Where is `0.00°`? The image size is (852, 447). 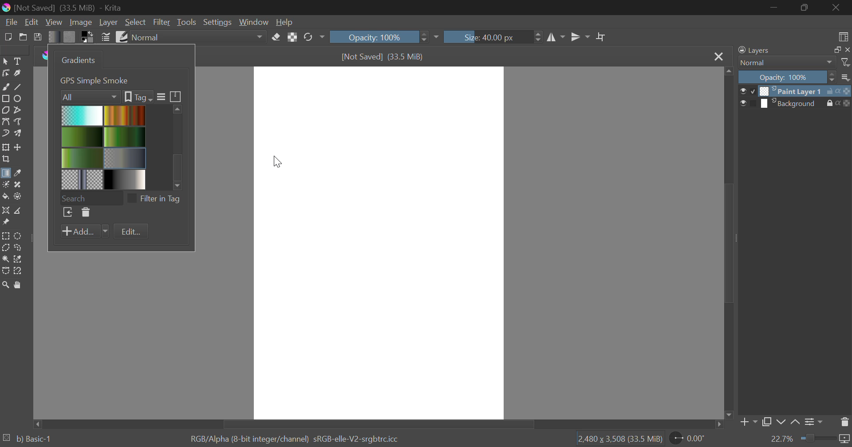
0.00° is located at coordinates (693, 438).